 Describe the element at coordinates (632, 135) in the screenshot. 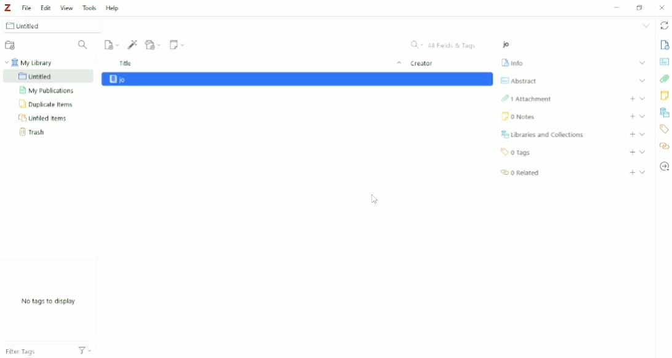

I see `Add` at that location.